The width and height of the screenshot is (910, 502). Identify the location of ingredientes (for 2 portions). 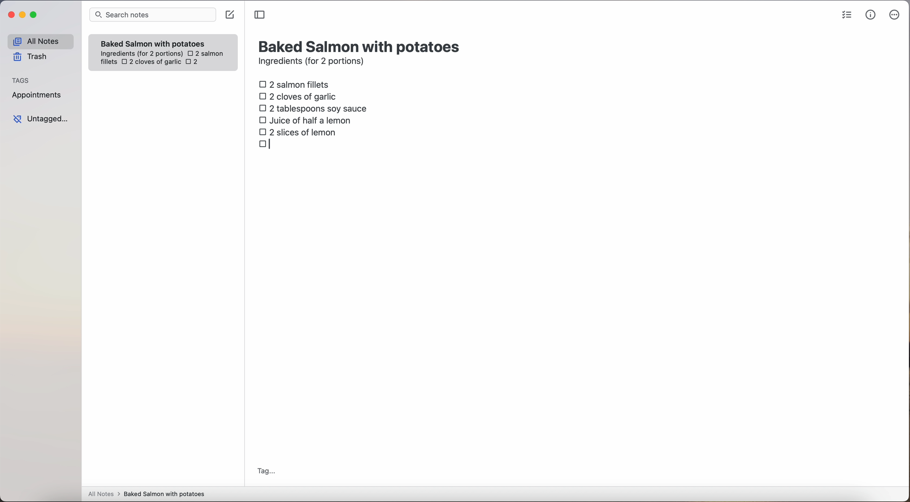
(141, 54).